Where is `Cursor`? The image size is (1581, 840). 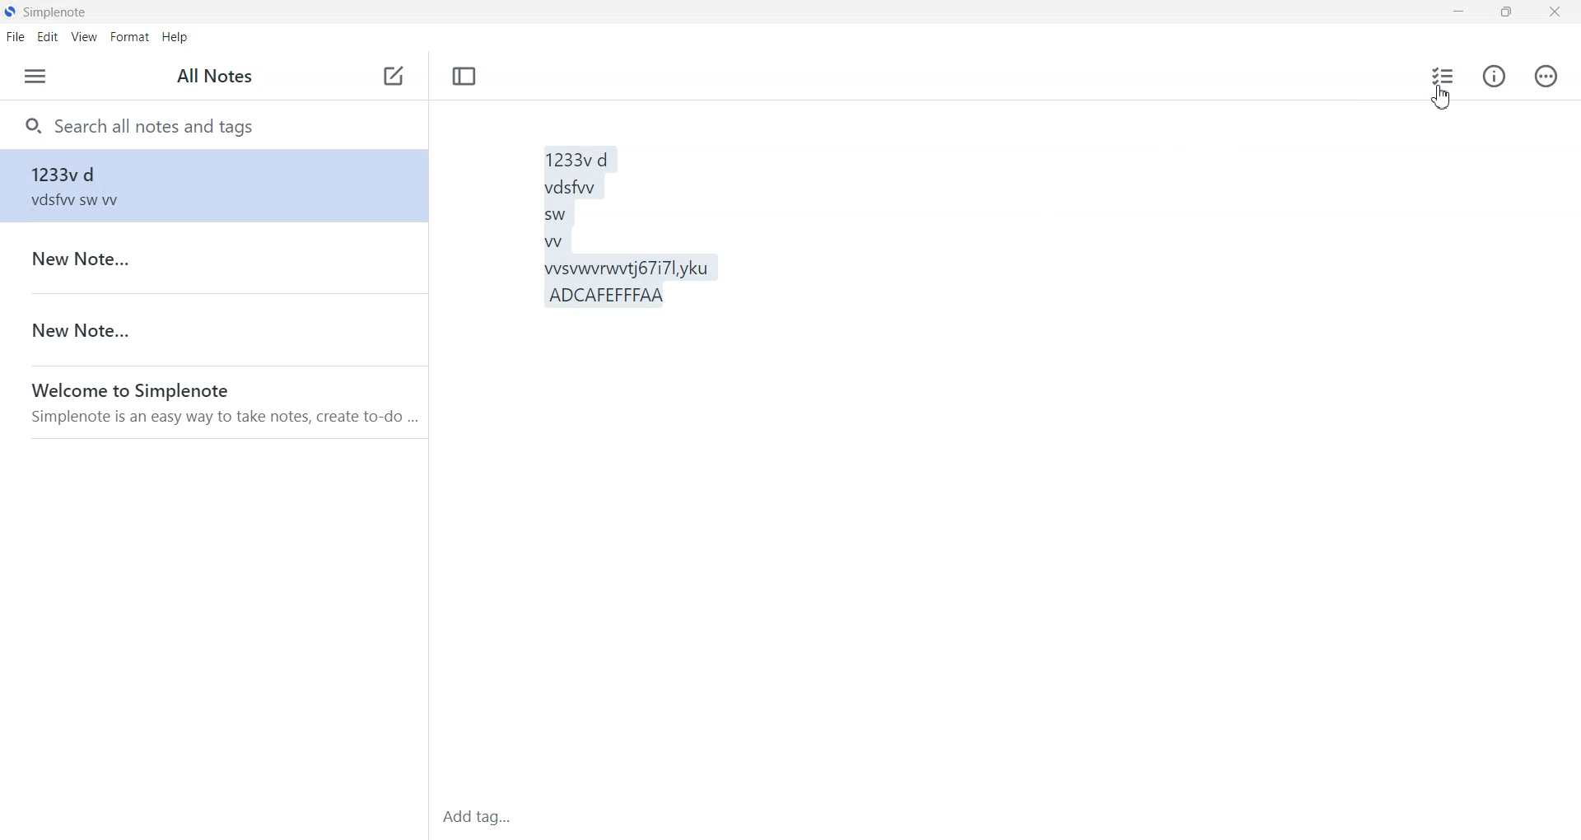
Cursor is located at coordinates (1440, 100).